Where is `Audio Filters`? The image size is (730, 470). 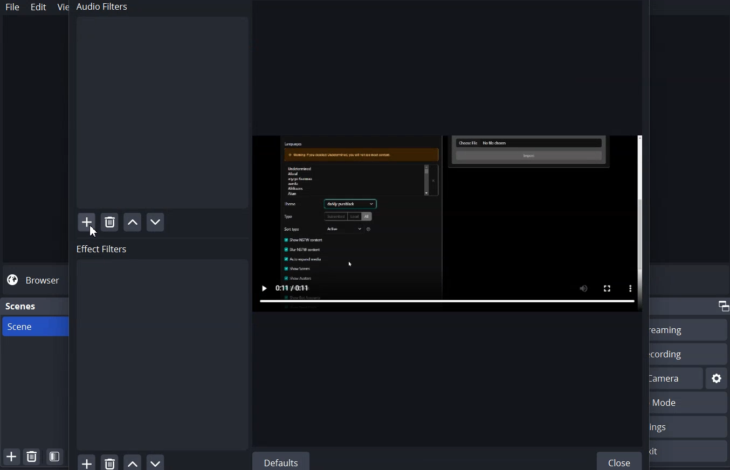 Audio Filters is located at coordinates (160, 106).